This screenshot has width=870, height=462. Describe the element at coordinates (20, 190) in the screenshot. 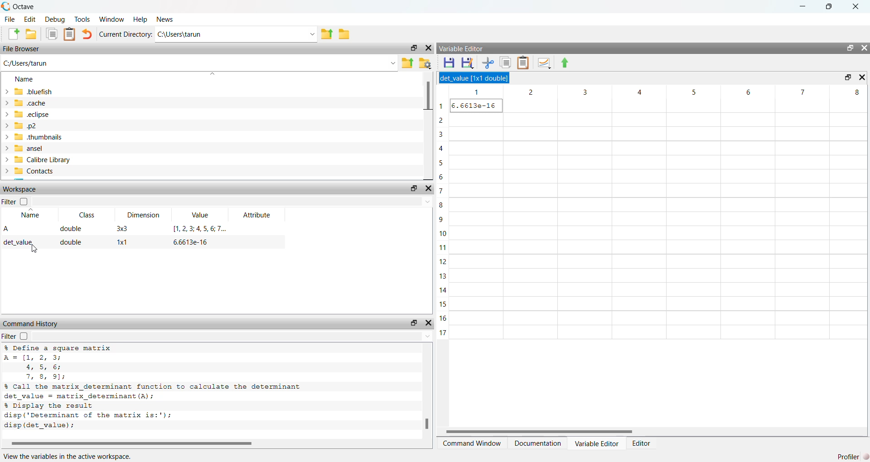

I see `workspace` at that location.